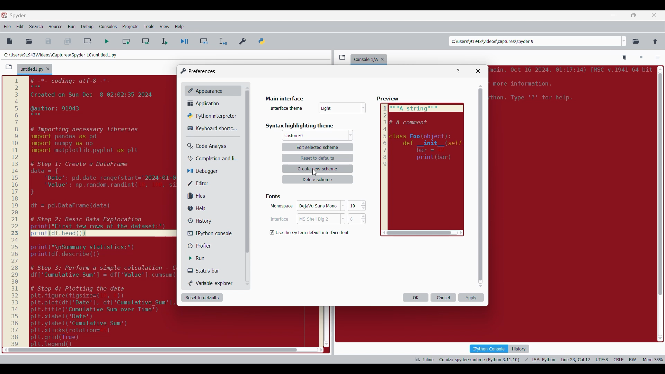  Describe the element at coordinates (458, 71) in the screenshot. I see `Help` at that location.